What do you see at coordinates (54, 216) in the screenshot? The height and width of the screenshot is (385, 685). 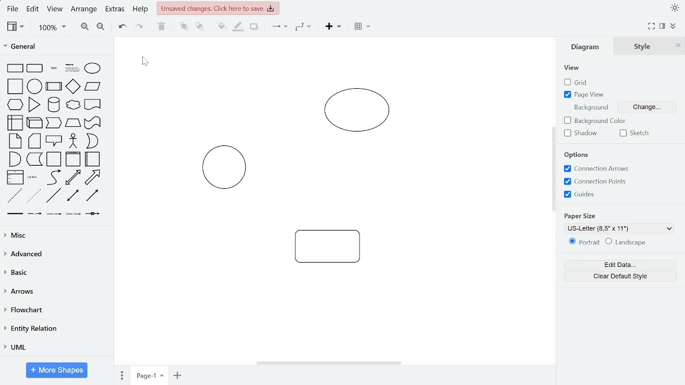 I see `Connector with 2 label` at bounding box center [54, 216].